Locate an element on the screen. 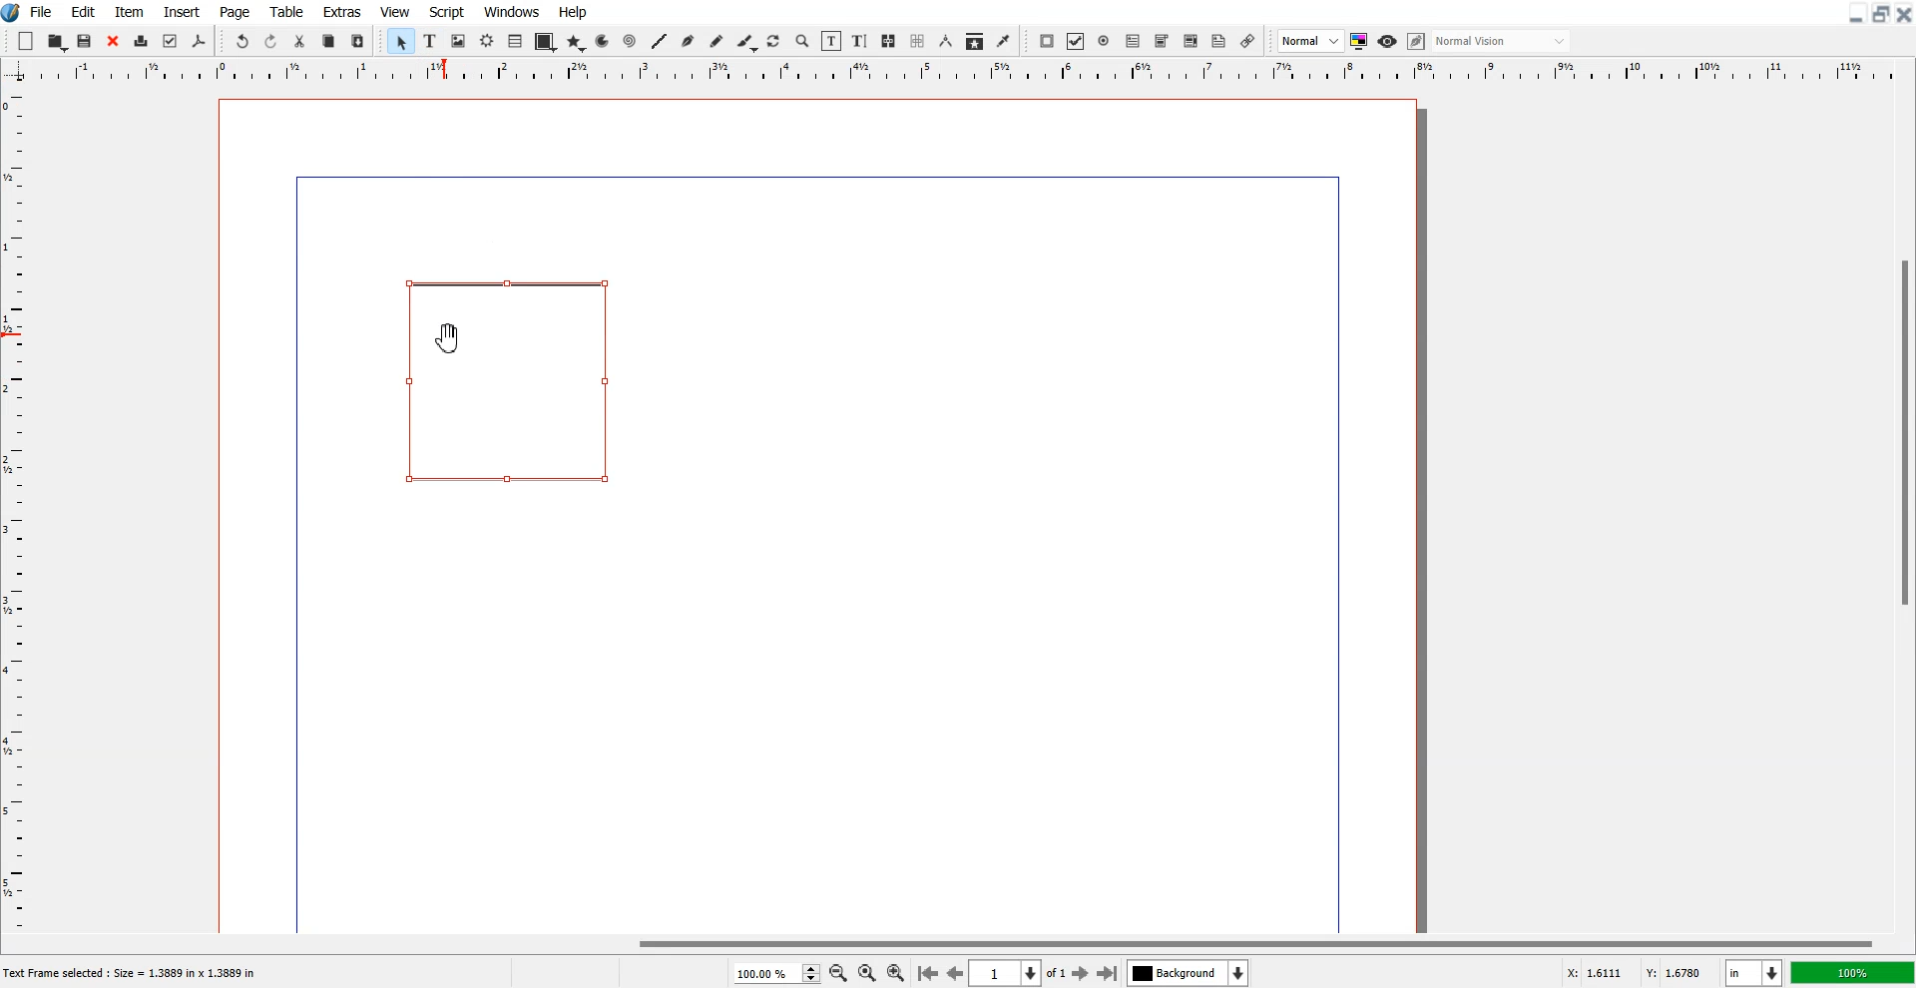 This screenshot has width=1916, height=988. 100% is located at coordinates (1854, 972).